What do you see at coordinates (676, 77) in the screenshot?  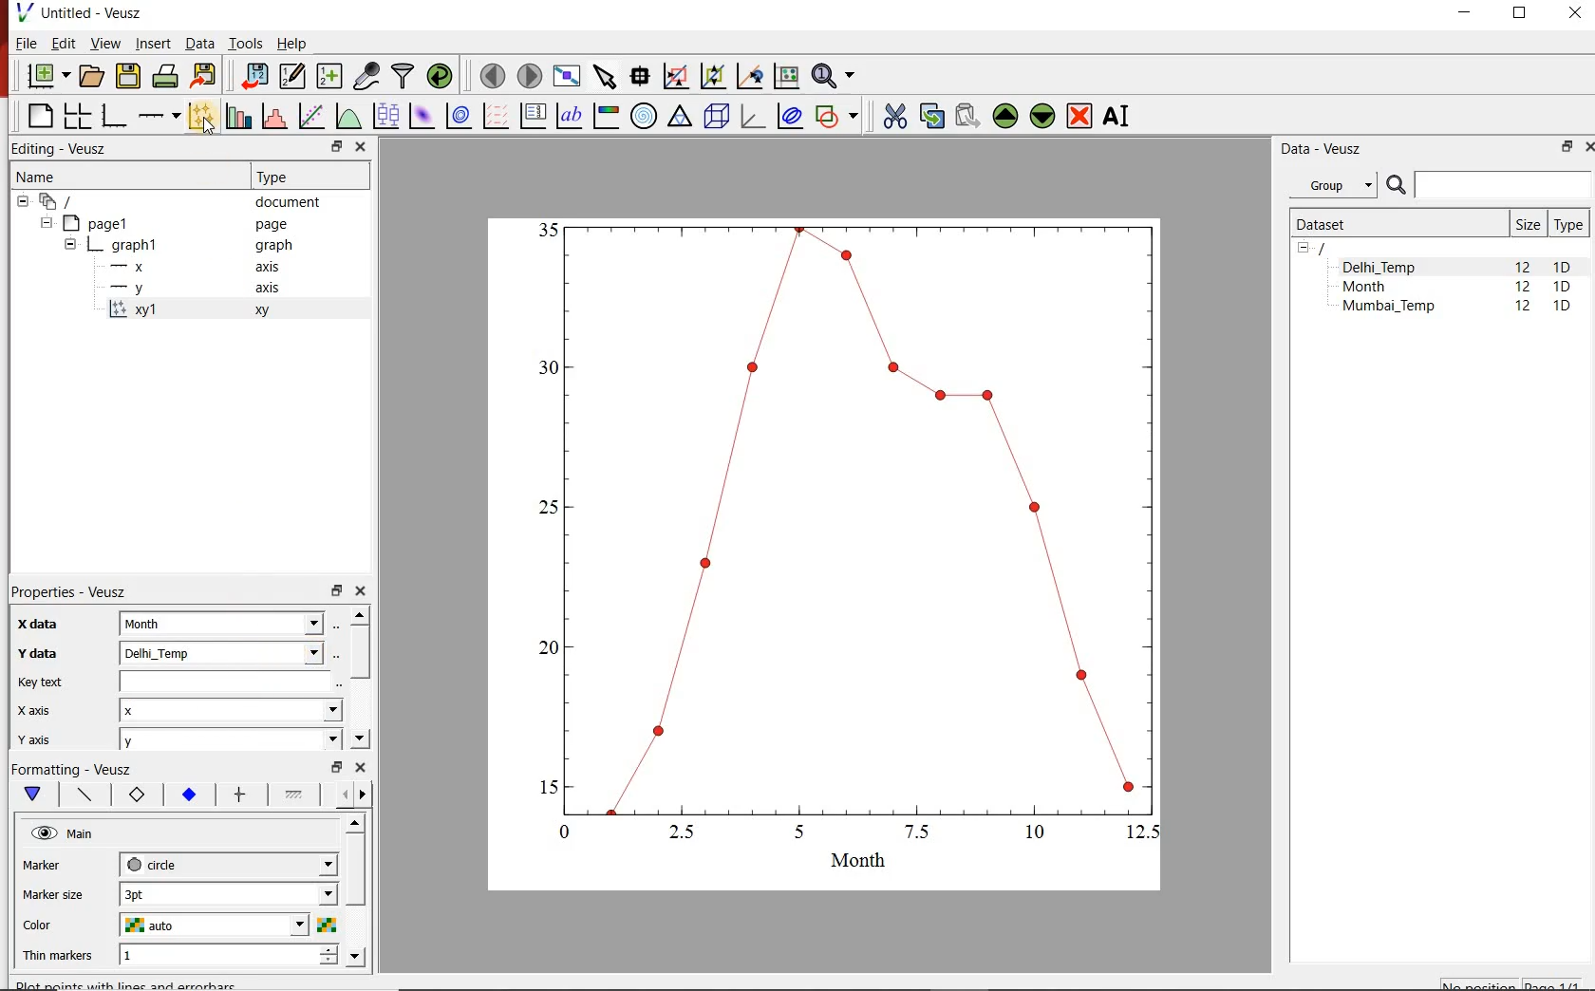 I see `click or draw a rectangle to zoom graph indexes` at bounding box center [676, 77].